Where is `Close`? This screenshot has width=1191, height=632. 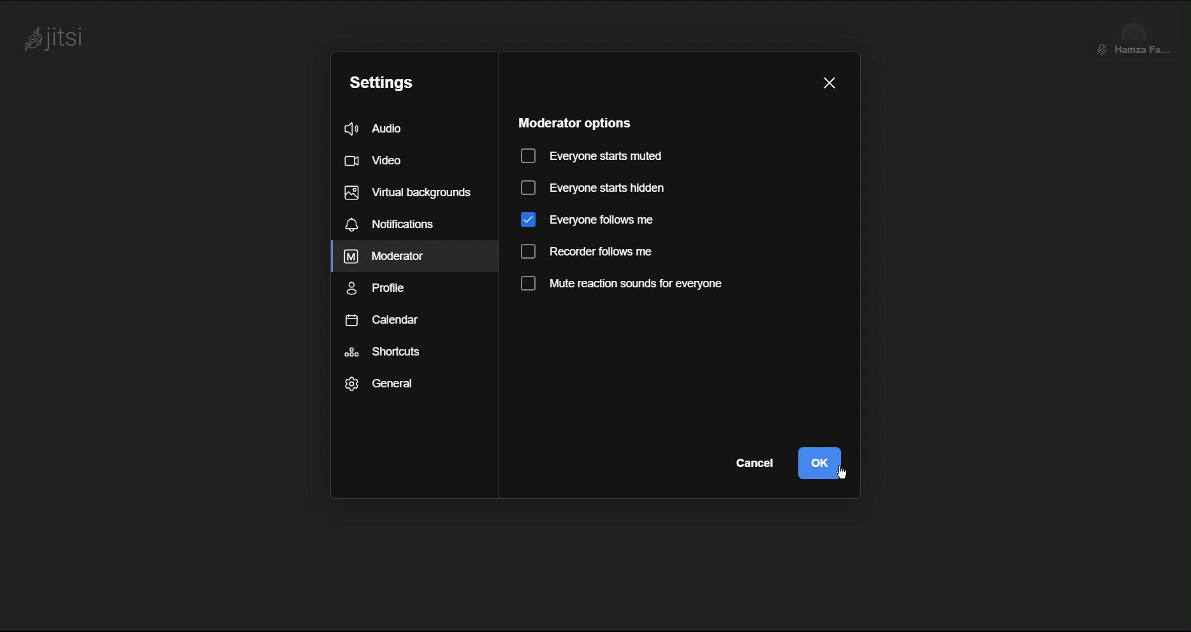
Close is located at coordinates (830, 80).